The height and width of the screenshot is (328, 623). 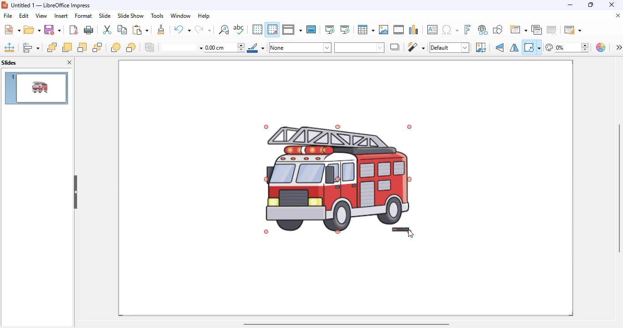 I want to click on duplicate slide, so click(x=537, y=30).